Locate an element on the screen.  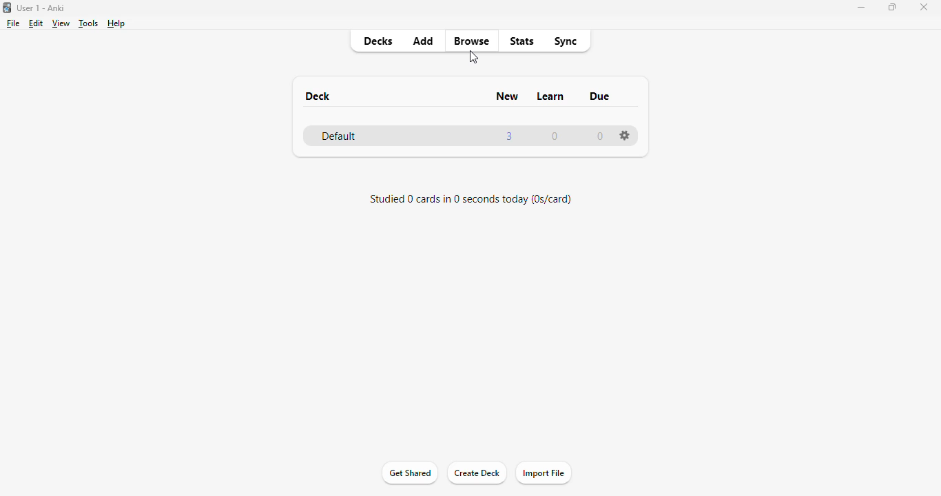
edit is located at coordinates (36, 23).